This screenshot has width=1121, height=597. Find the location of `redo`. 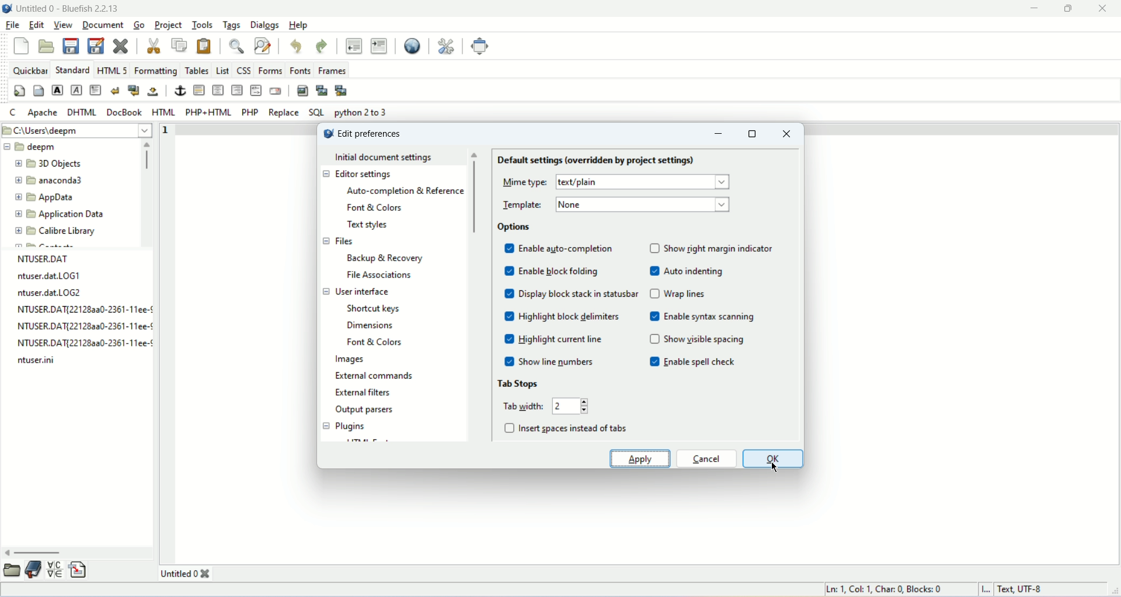

redo is located at coordinates (321, 45).